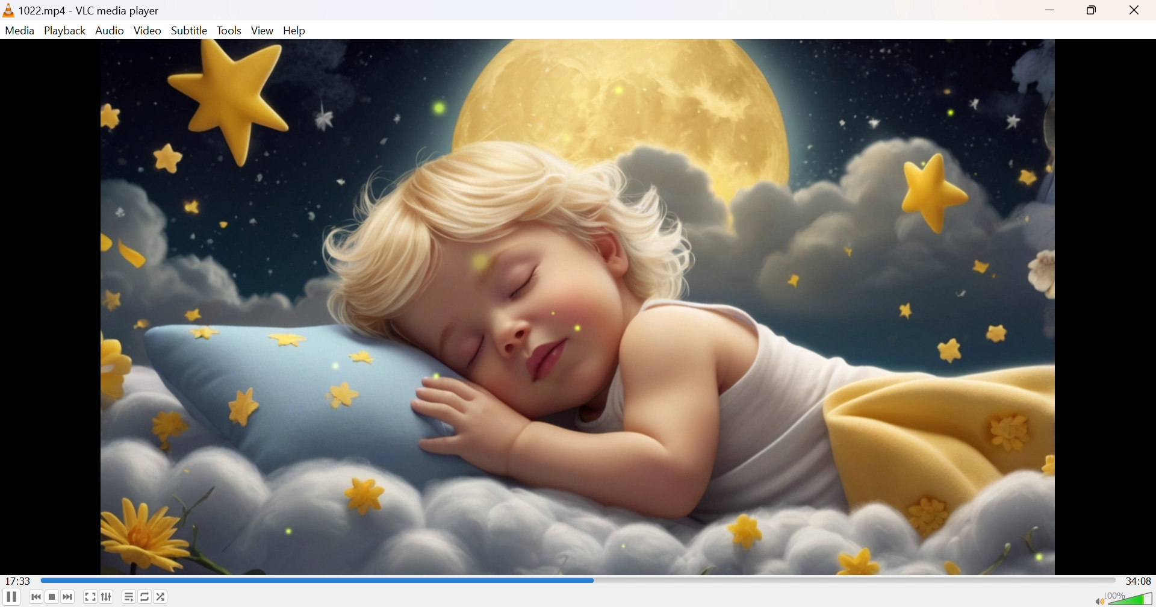 The image size is (1156, 607). I want to click on Next media in the playlist, skip forward when held, so click(69, 598).